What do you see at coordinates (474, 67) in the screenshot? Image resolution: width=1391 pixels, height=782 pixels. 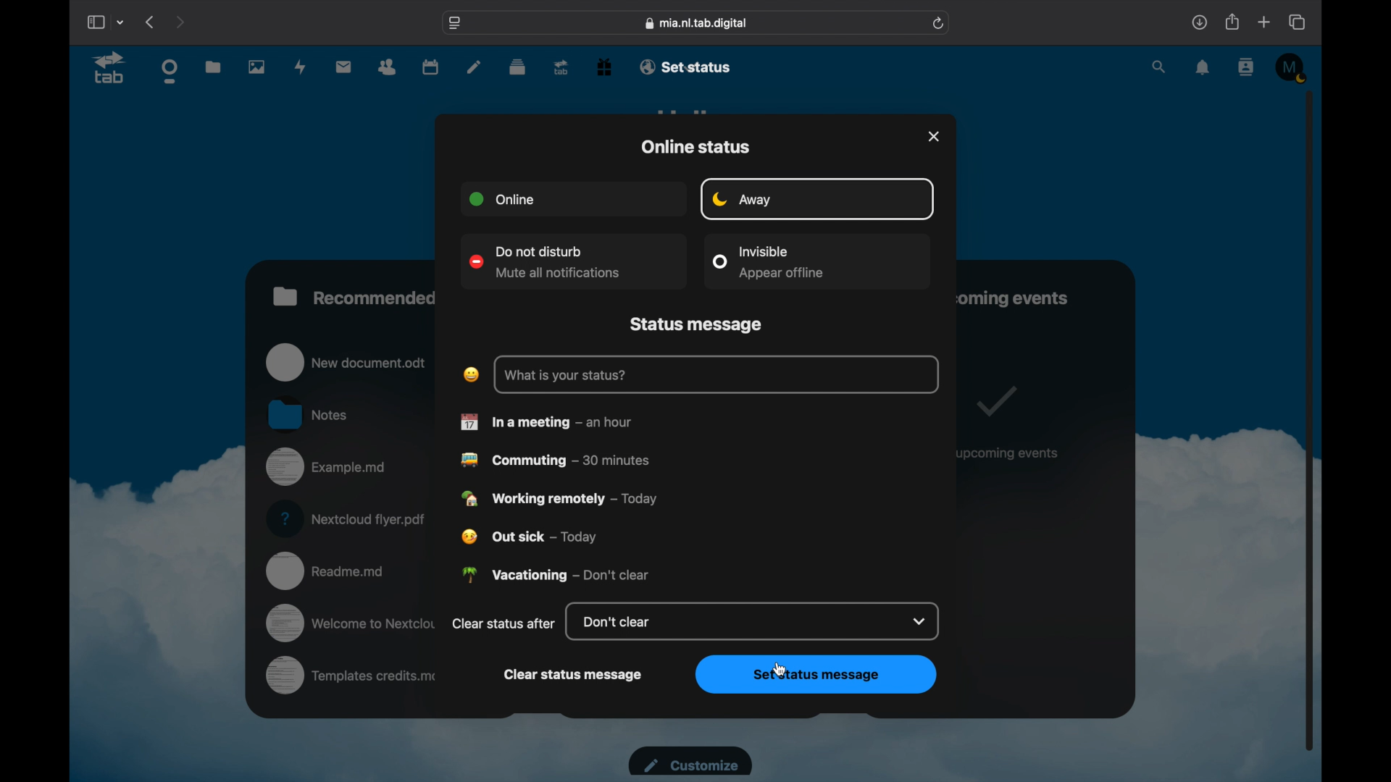 I see `notes` at bounding box center [474, 67].